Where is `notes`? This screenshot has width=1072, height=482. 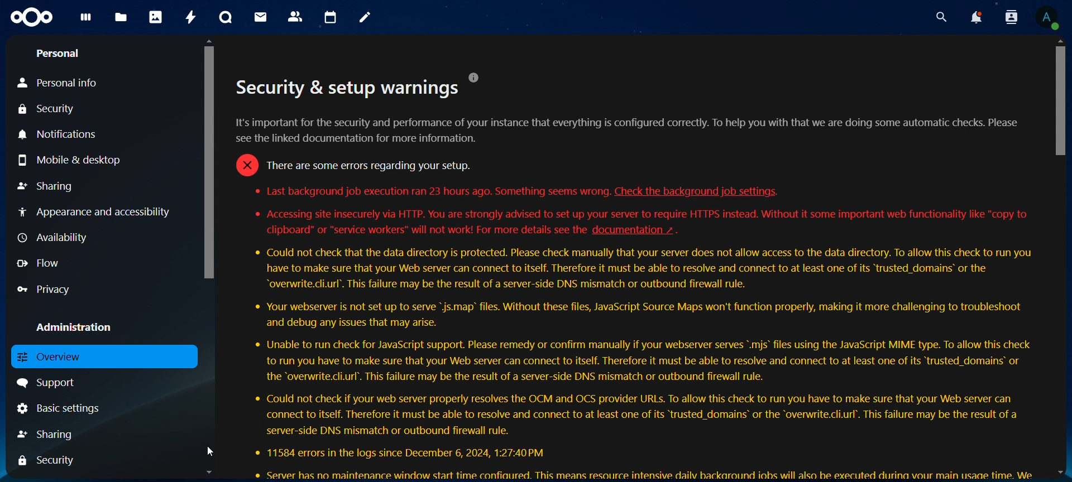 notes is located at coordinates (365, 18).